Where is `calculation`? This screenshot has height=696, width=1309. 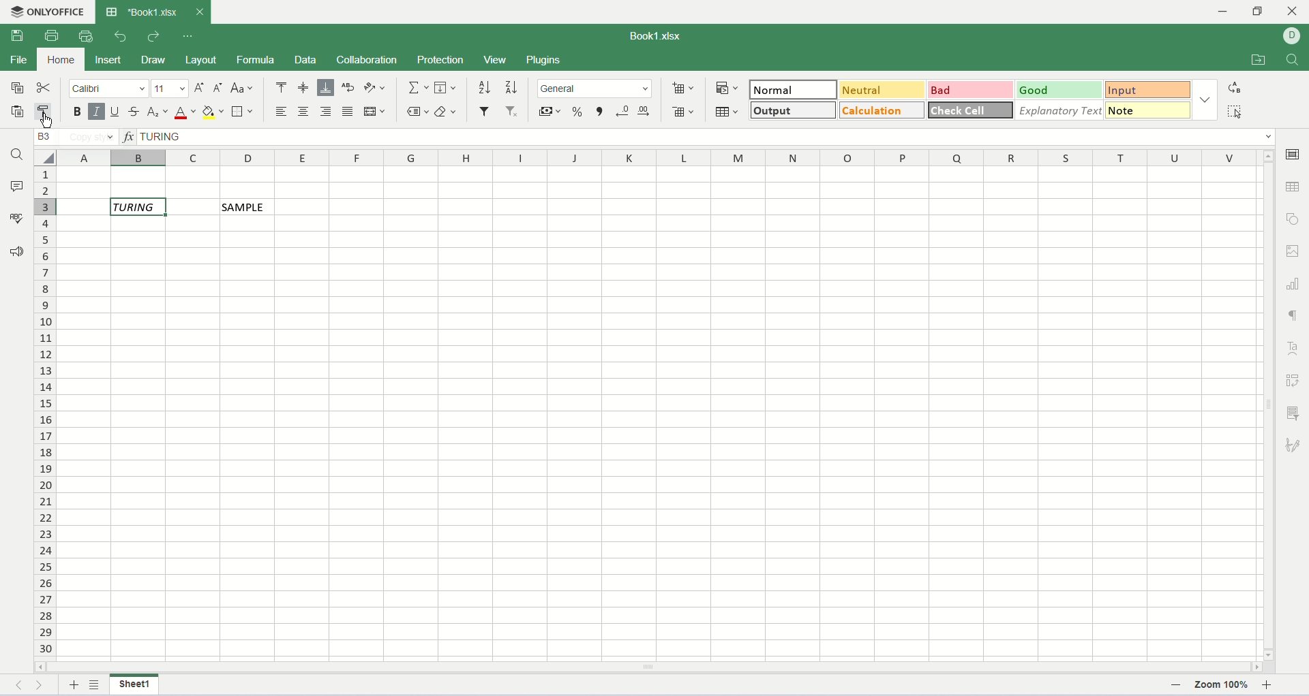 calculation is located at coordinates (884, 110).